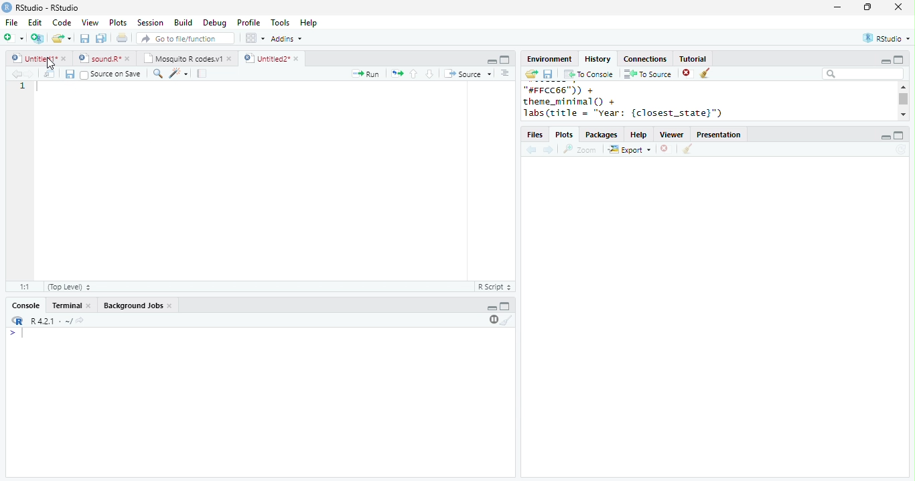 This screenshot has height=481, width=915. I want to click on close, so click(171, 306).